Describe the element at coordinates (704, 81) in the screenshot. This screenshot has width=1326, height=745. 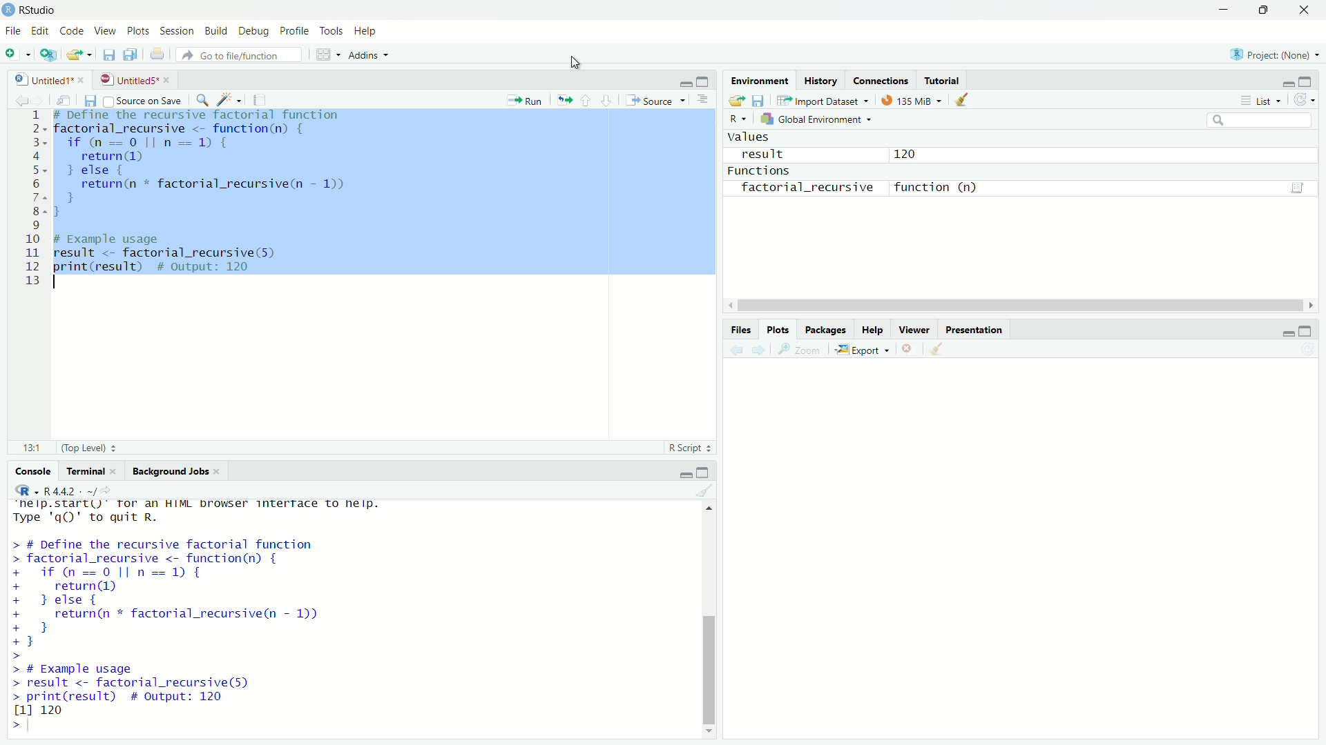
I see `Maximize` at that location.